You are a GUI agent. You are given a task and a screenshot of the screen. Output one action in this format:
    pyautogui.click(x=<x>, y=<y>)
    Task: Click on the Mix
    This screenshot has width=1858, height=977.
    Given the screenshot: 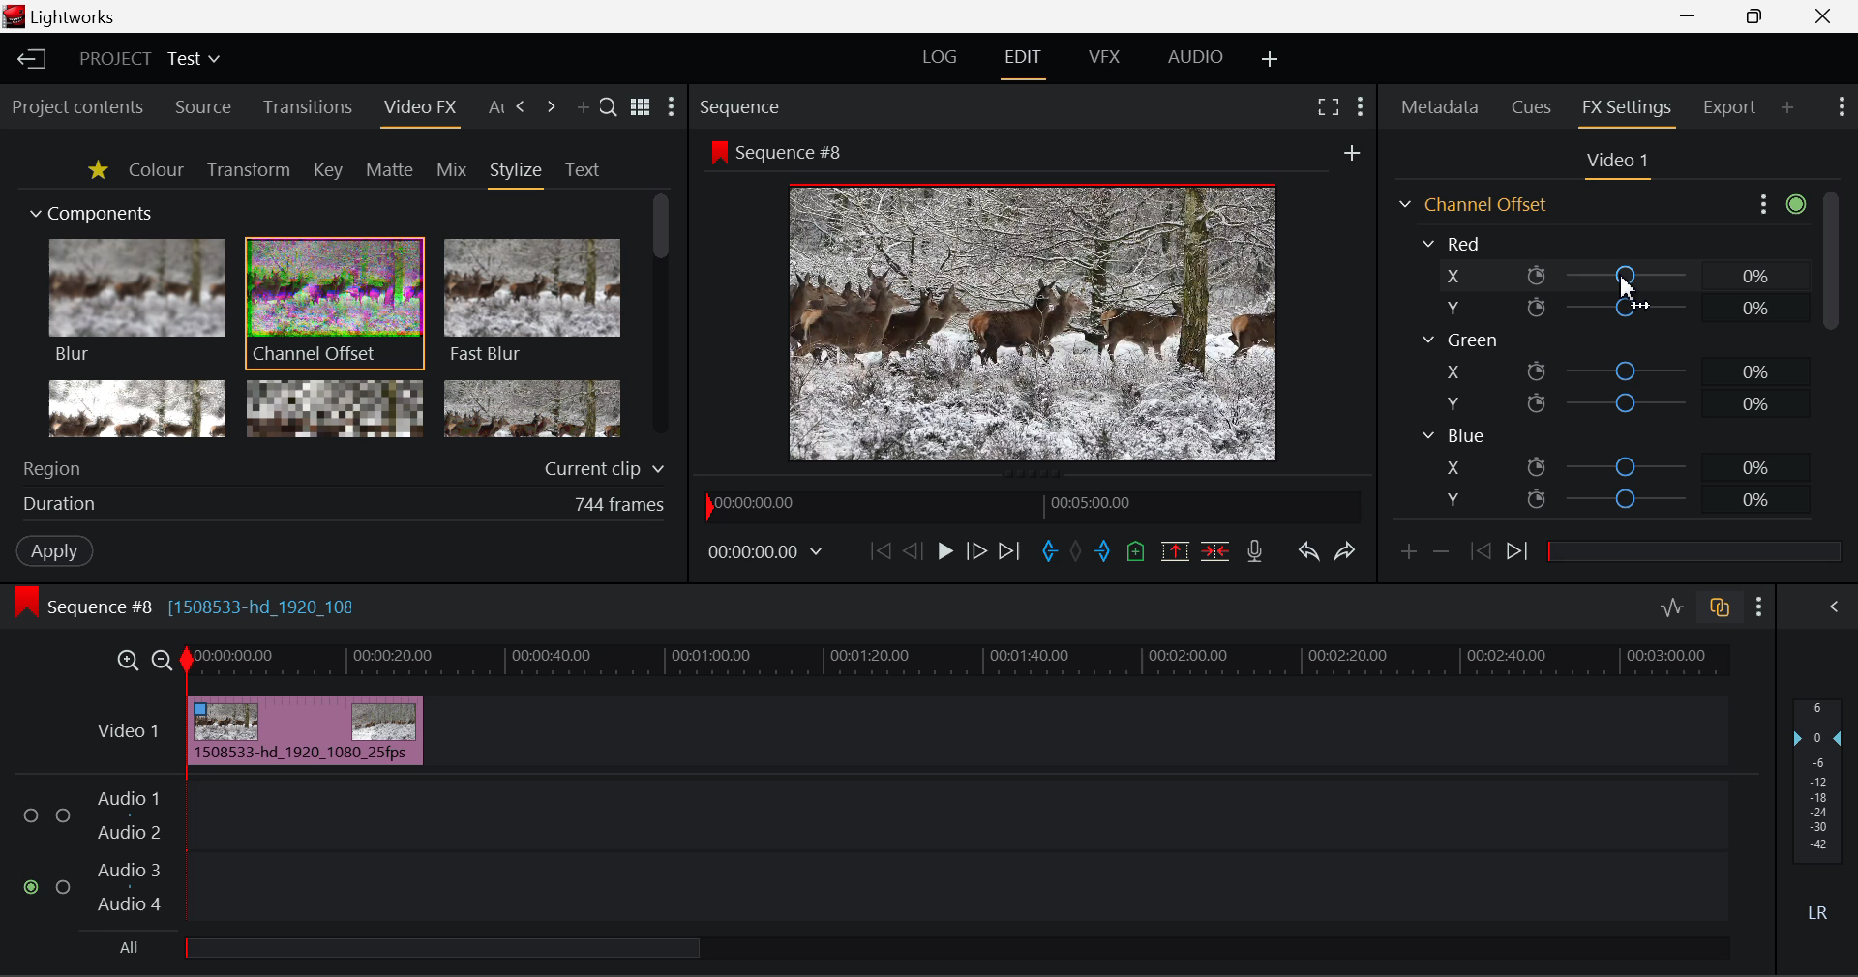 What is the action you would take?
    pyautogui.click(x=453, y=171)
    